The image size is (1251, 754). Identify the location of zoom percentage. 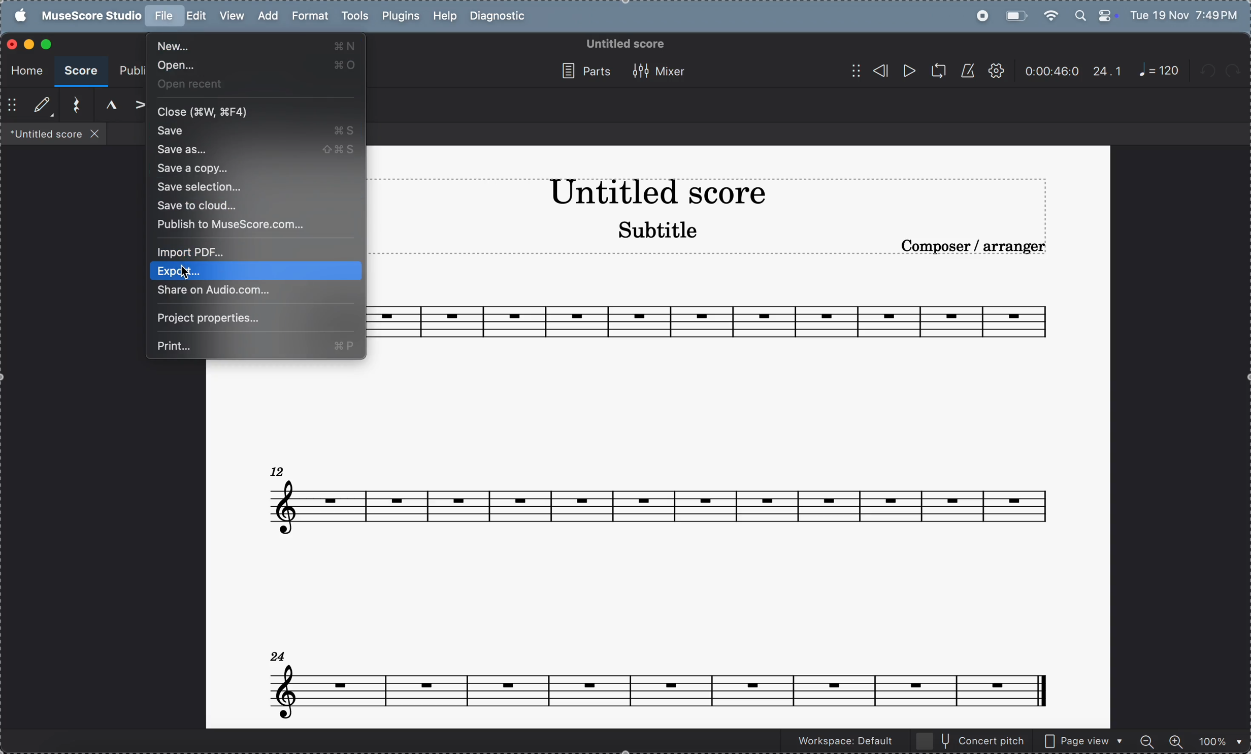
(1217, 740).